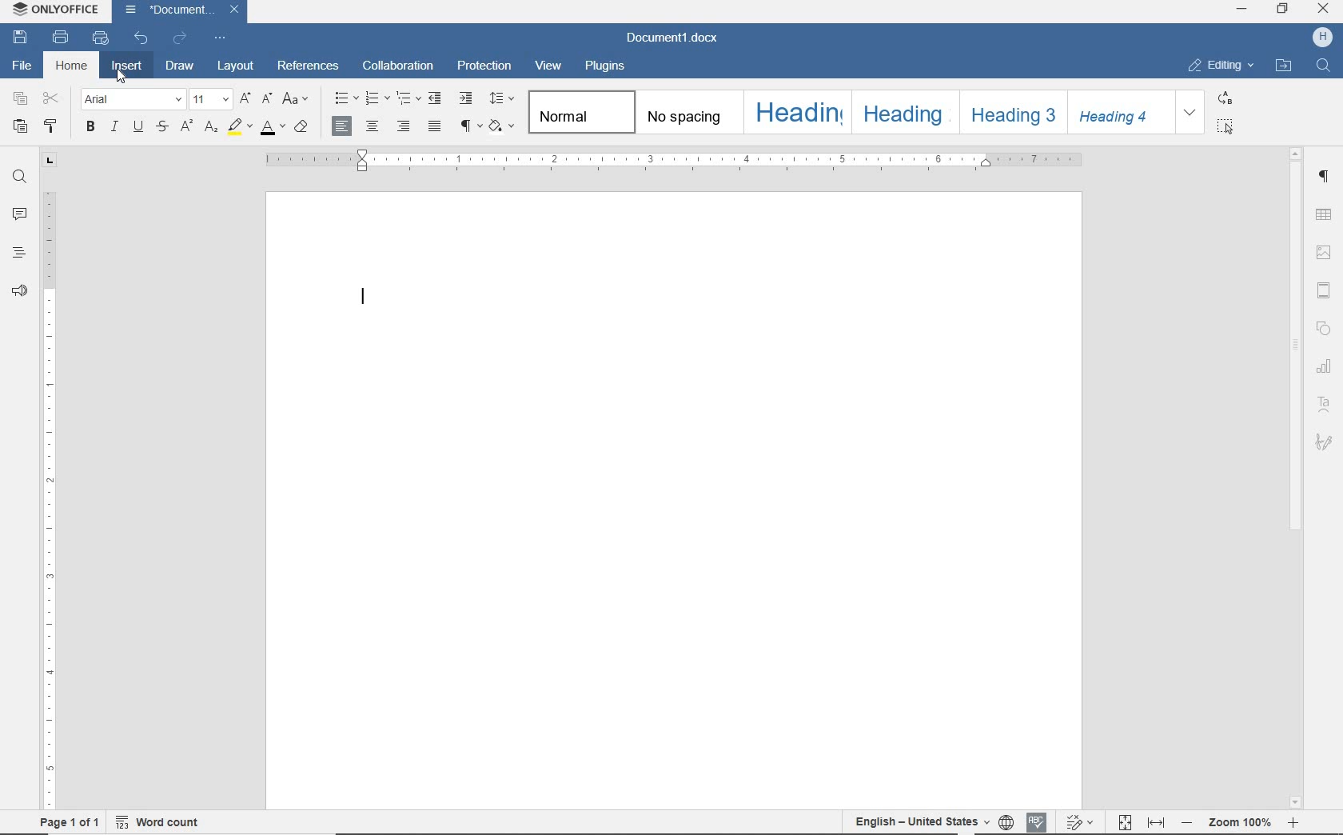 The width and height of the screenshot is (1343, 835). What do you see at coordinates (366, 294) in the screenshot?
I see `Text cursor` at bounding box center [366, 294].